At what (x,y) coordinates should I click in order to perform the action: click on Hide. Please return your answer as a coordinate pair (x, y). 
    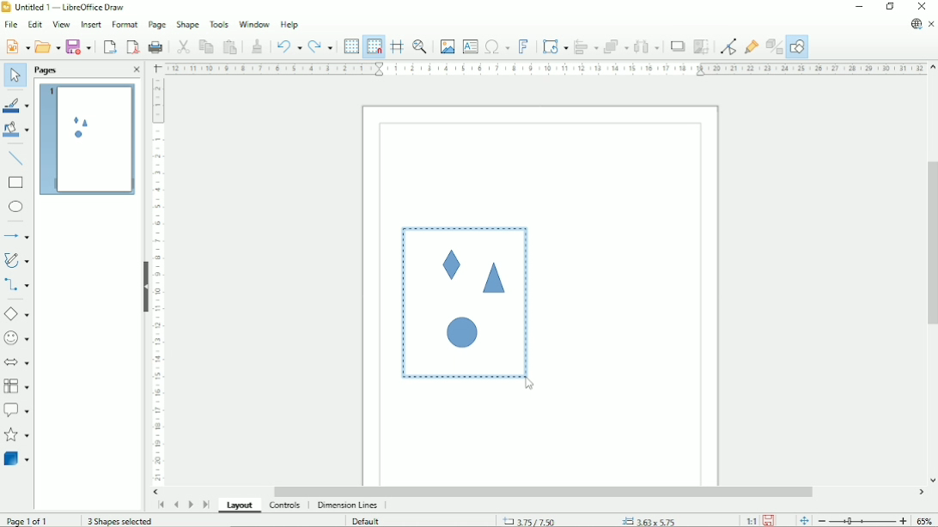
    Looking at the image, I should click on (145, 287).